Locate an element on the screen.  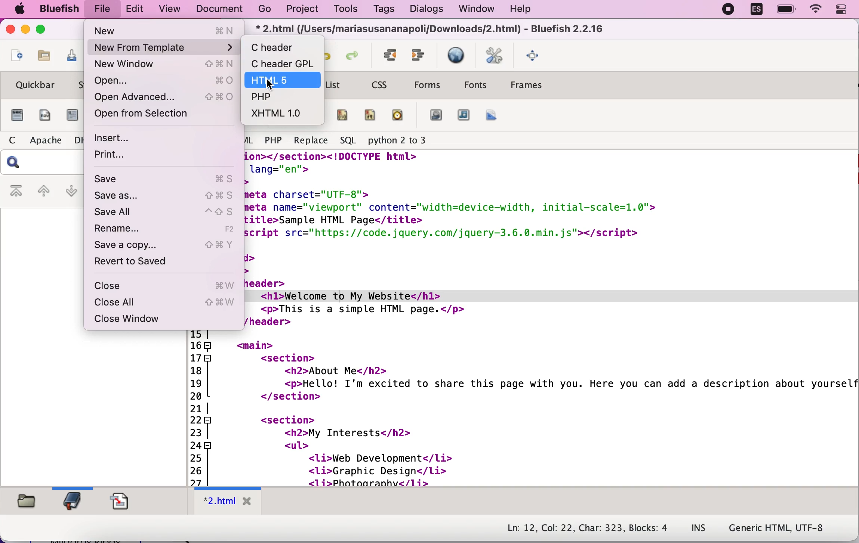
xhtml 1.0 is located at coordinates (286, 114).